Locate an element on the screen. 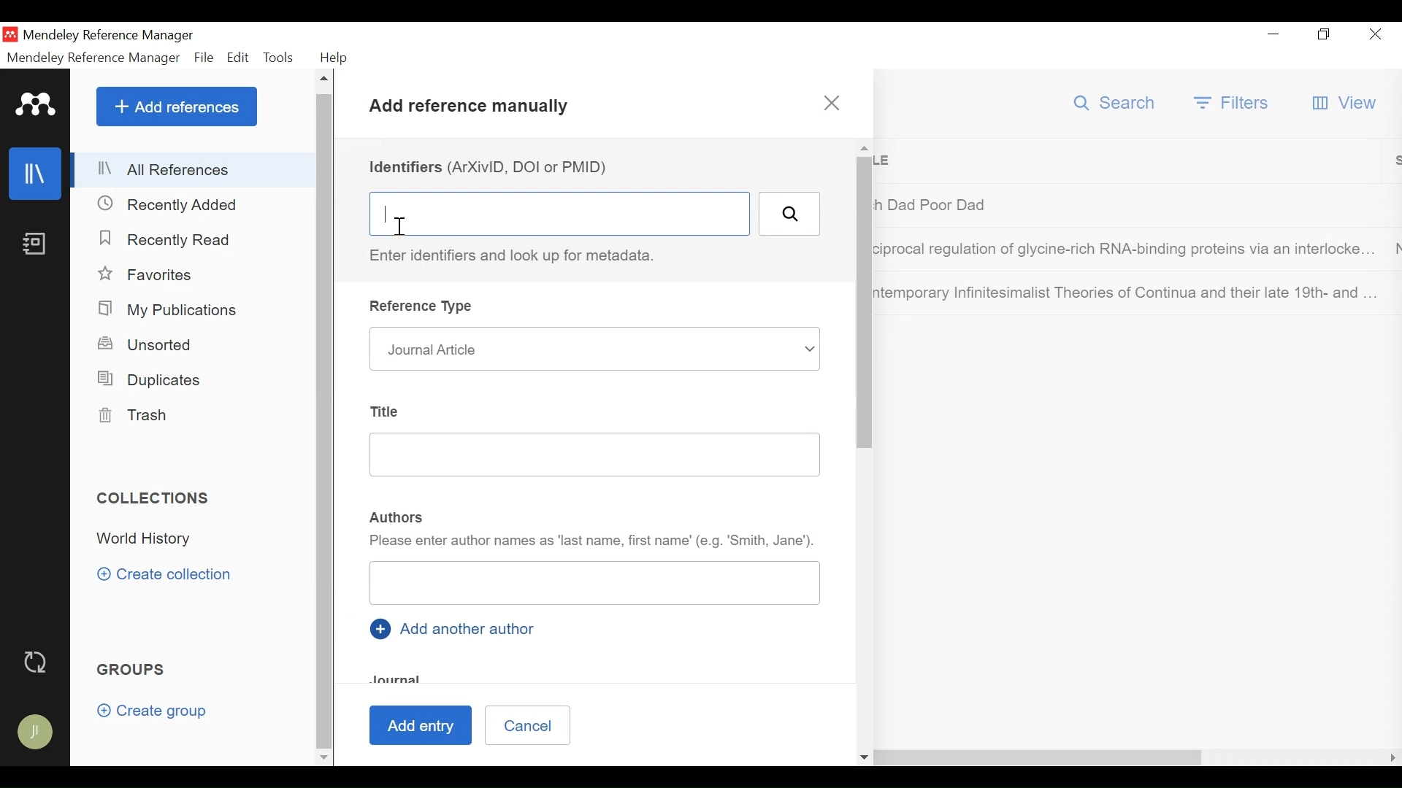 The image size is (1402, 788). Recently Closed is located at coordinates (169, 242).